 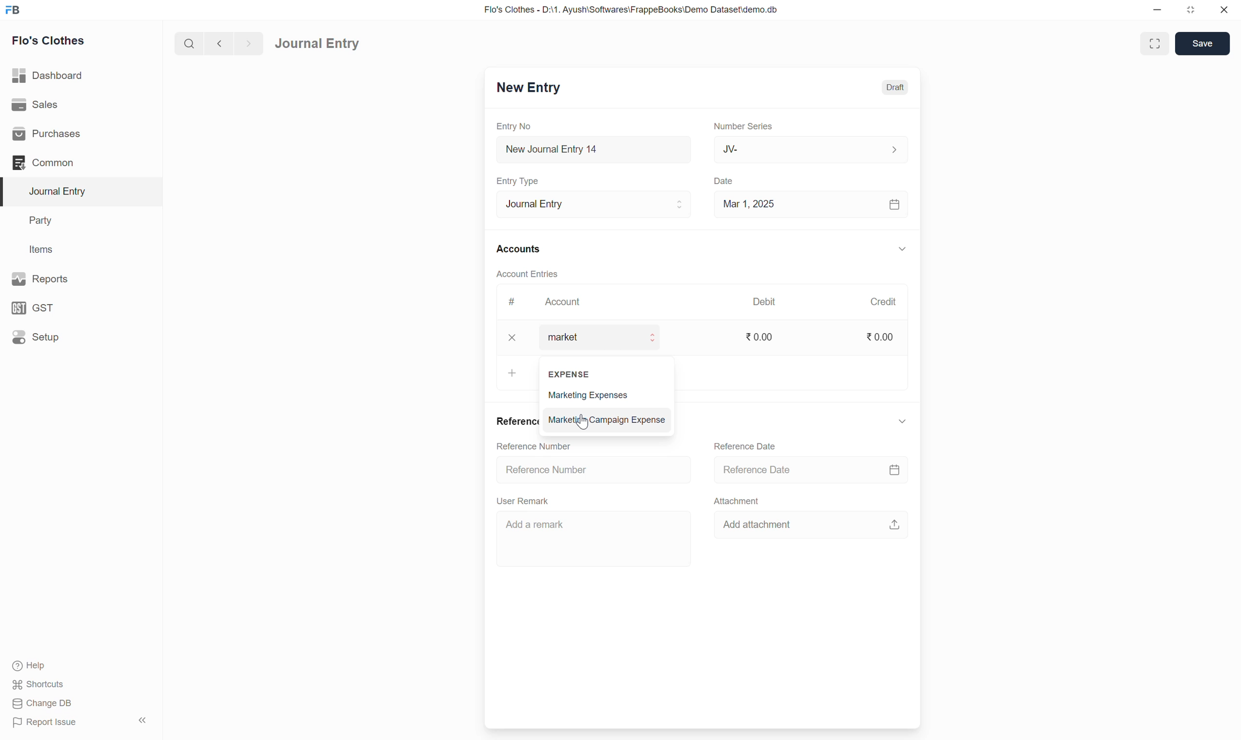 What do you see at coordinates (512, 302) in the screenshot?
I see `#` at bounding box center [512, 302].